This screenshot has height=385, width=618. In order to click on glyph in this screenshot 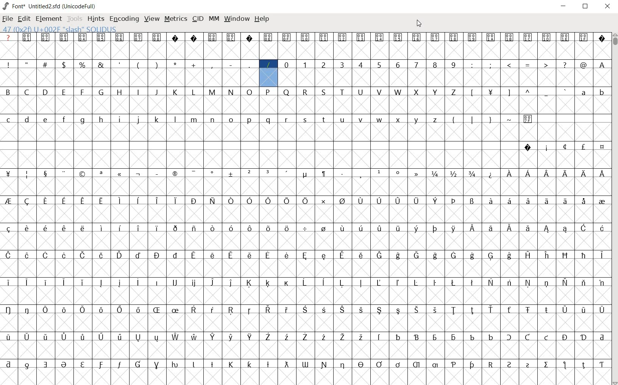, I will do `click(472, 337)`.